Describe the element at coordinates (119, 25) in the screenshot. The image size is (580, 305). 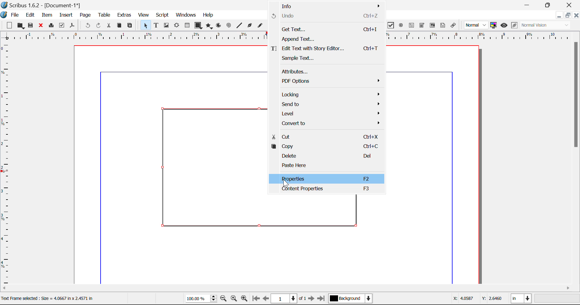
I see `Copy` at that location.